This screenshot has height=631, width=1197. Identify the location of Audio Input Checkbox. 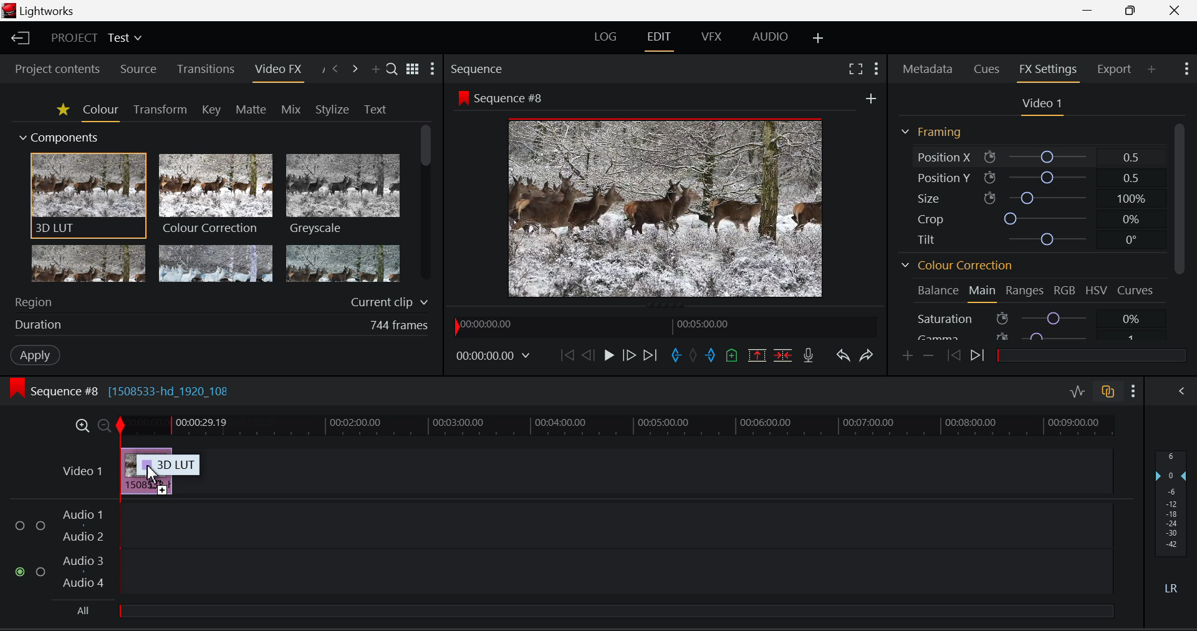
(41, 570).